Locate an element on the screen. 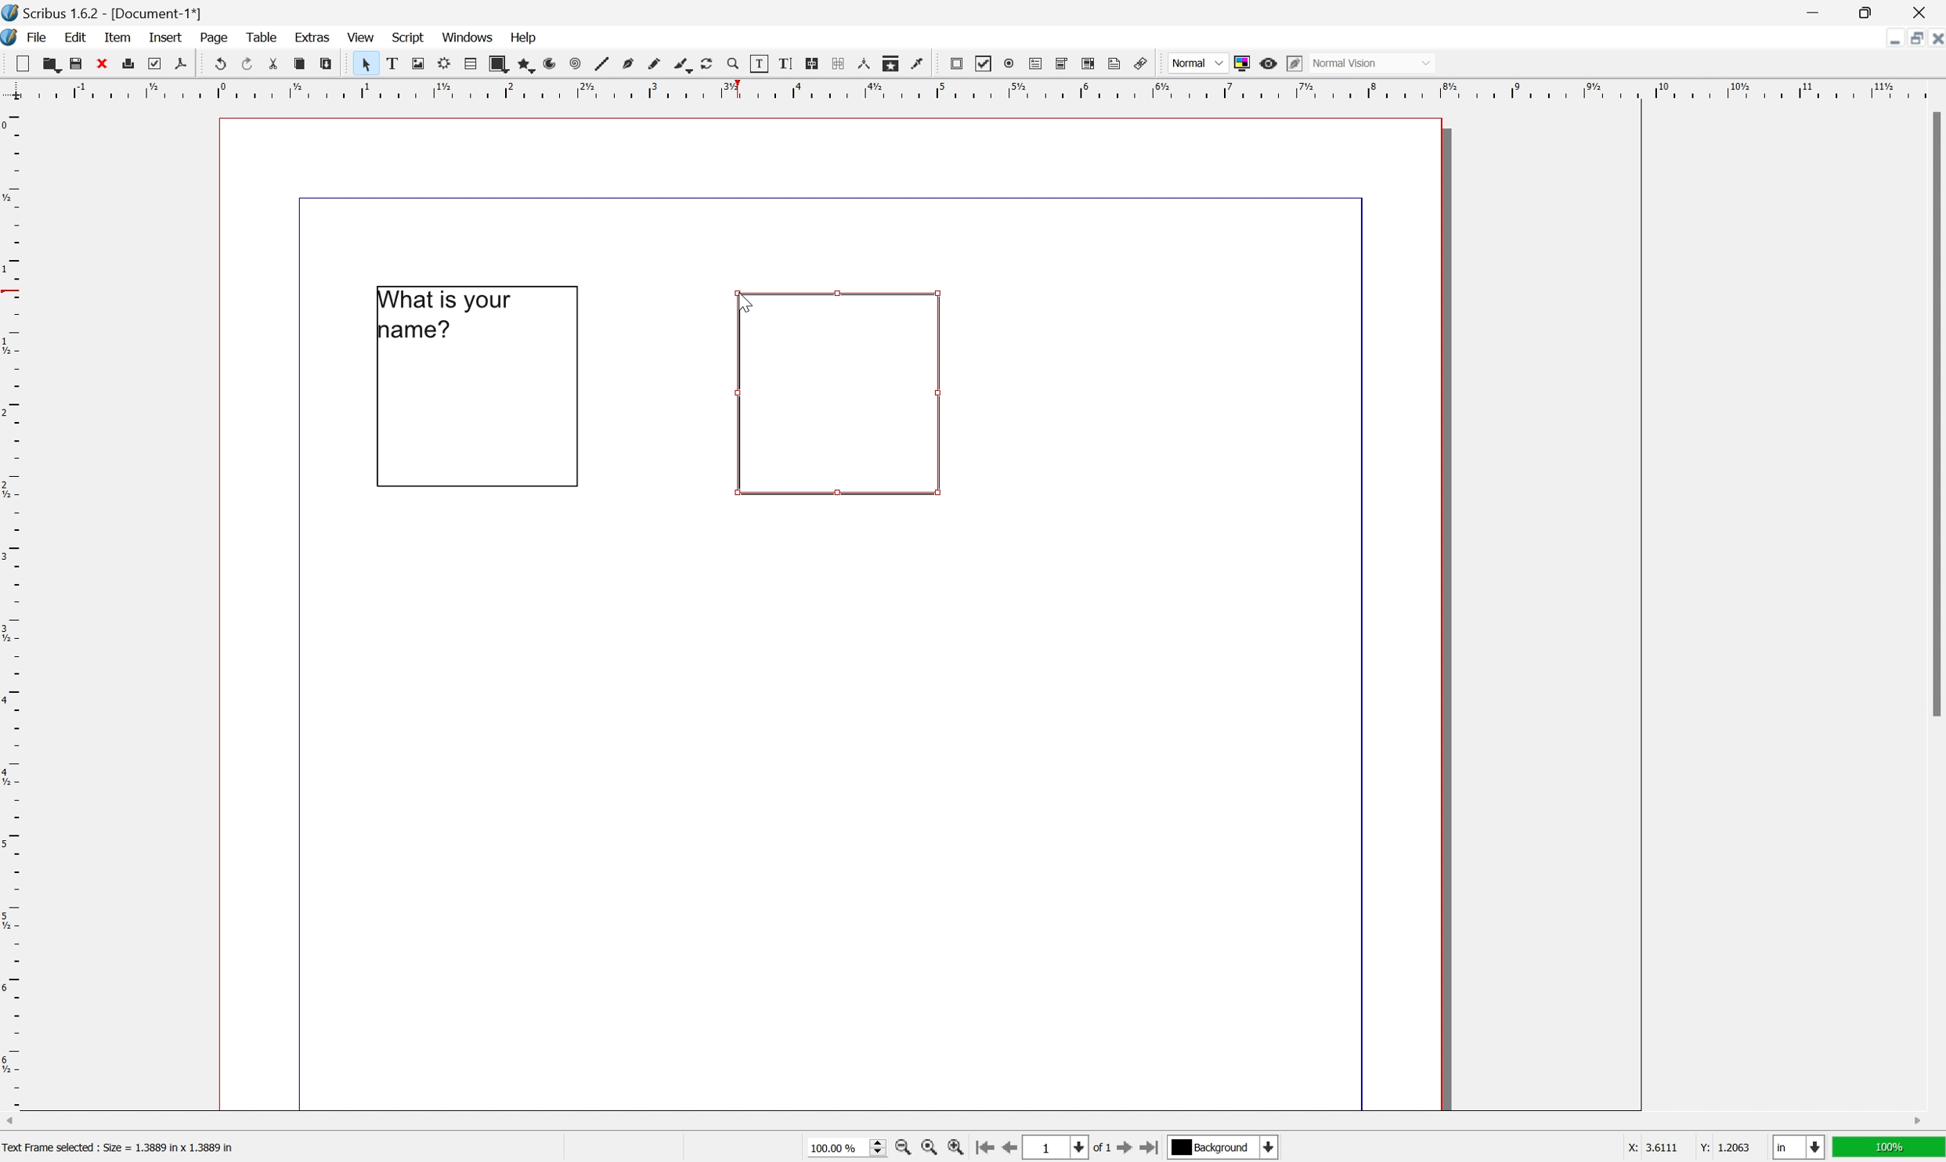  100% is located at coordinates (1890, 1151).